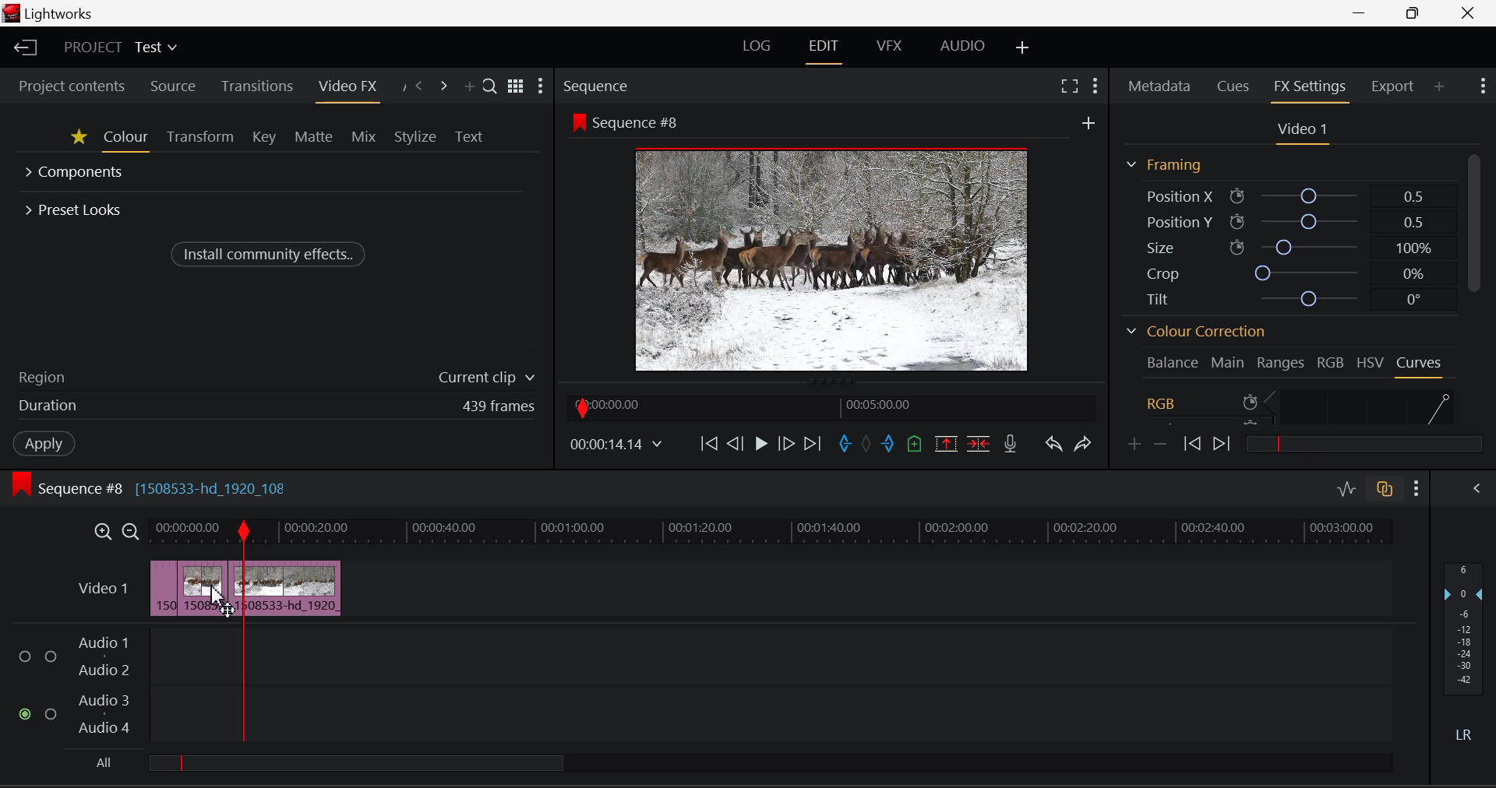 This screenshot has width=1496, height=788. Describe the element at coordinates (1132, 445) in the screenshot. I see `Add keyframe` at that location.